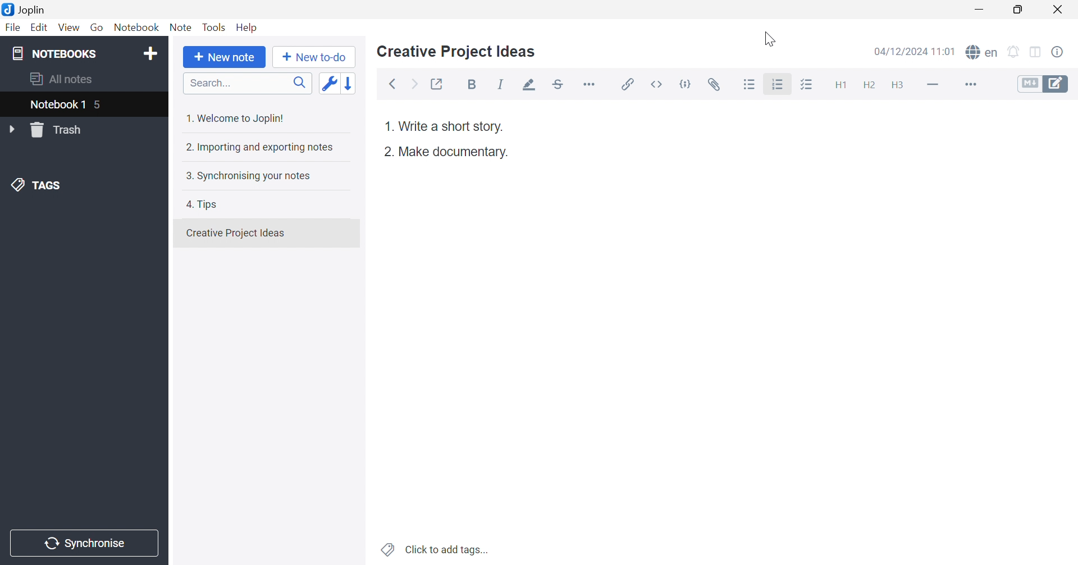 Image resolution: width=1078 pixels, height=565 pixels. I want to click on Heading 3, so click(898, 87).